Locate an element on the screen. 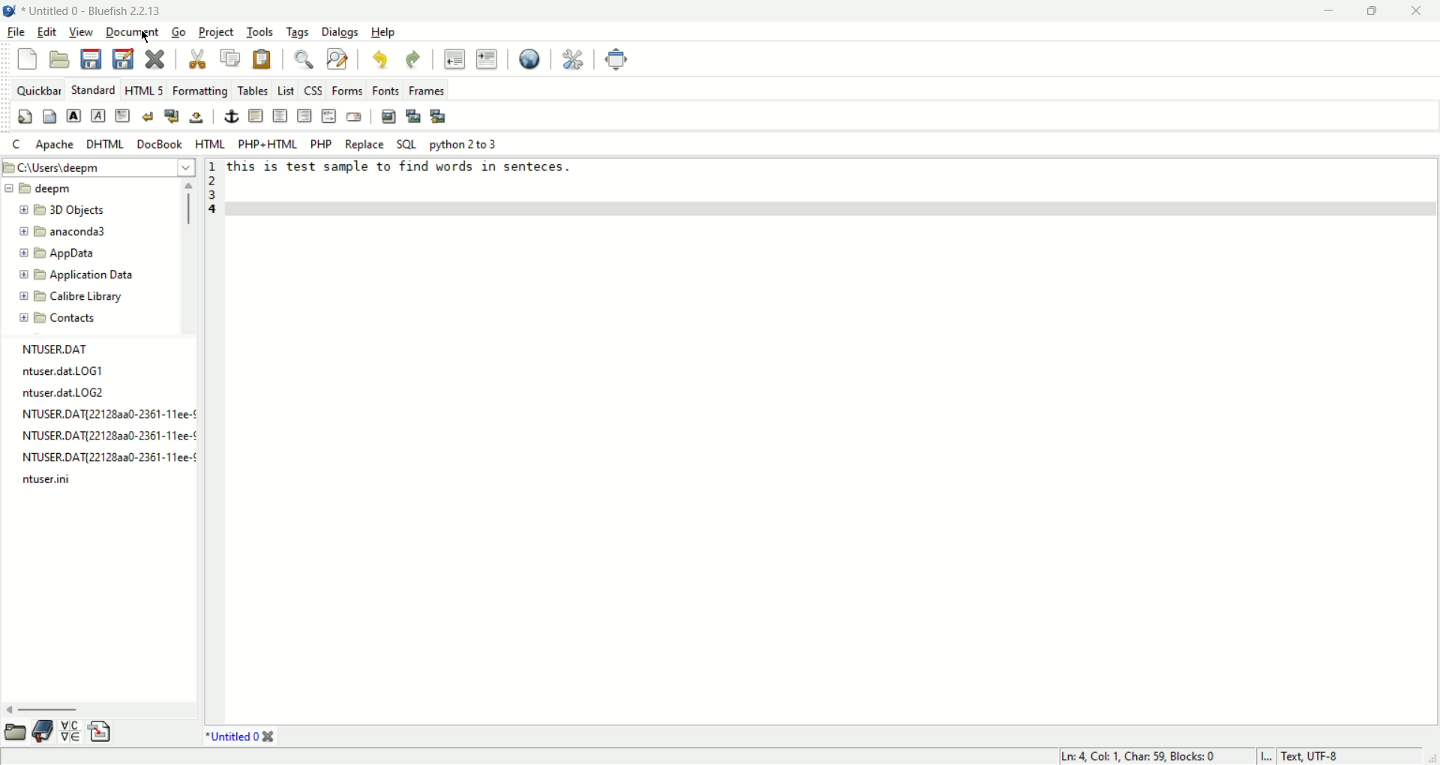  forms is located at coordinates (345, 91).